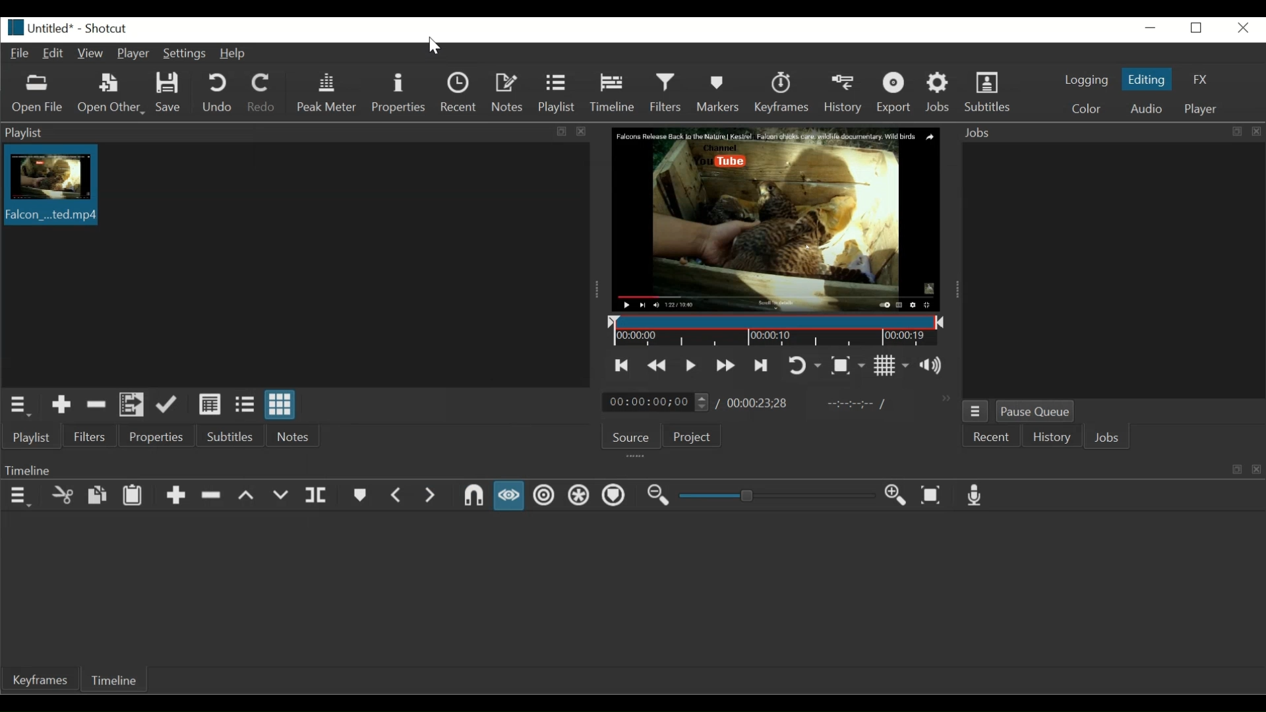  What do you see at coordinates (613, 93) in the screenshot?
I see `Timeline` at bounding box center [613, 93].